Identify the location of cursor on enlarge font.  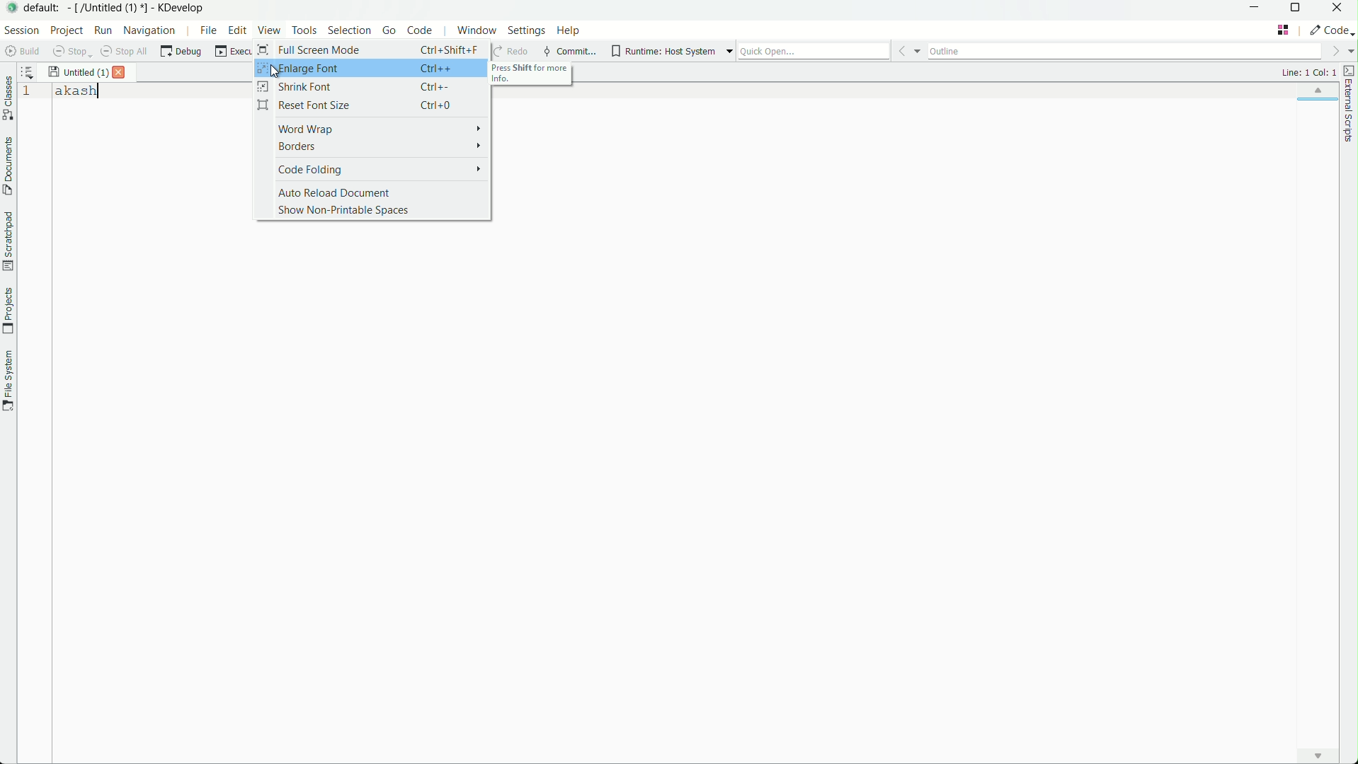
(278, 72).